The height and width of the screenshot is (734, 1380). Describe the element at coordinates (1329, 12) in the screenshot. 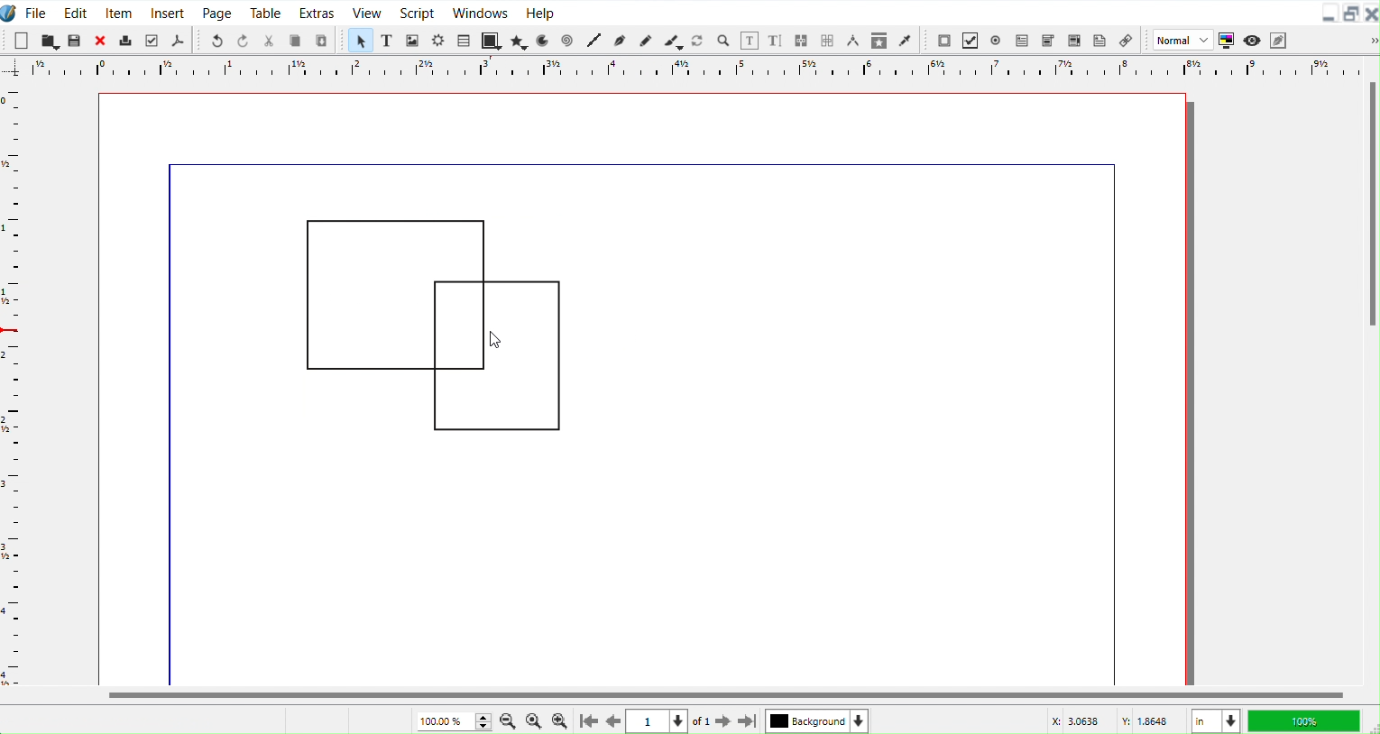

I see `Minimize` at that location.